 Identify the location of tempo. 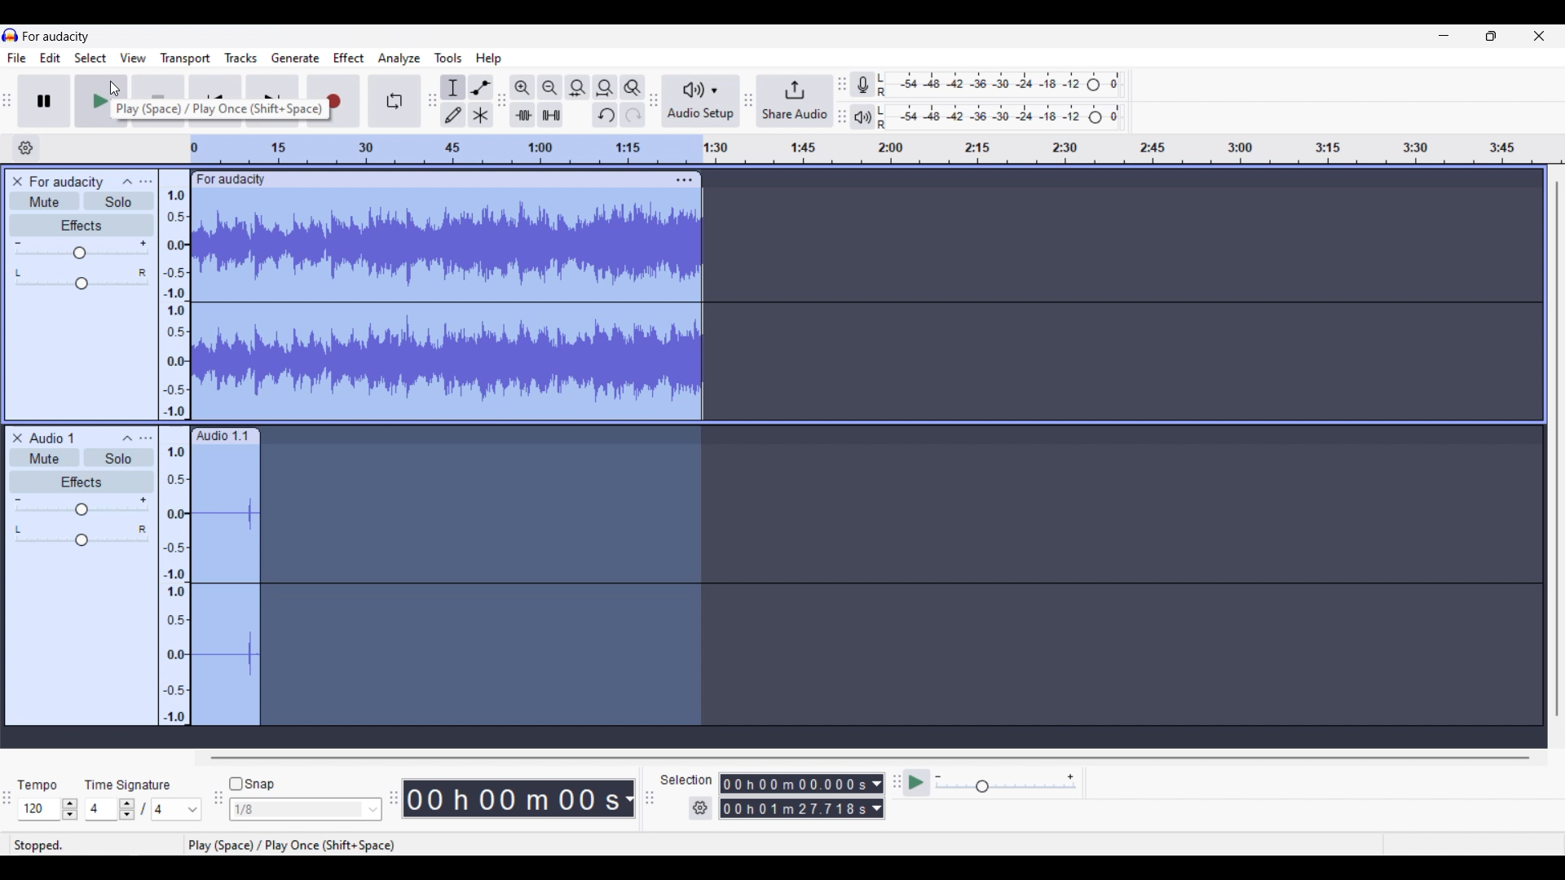
(38, 785).